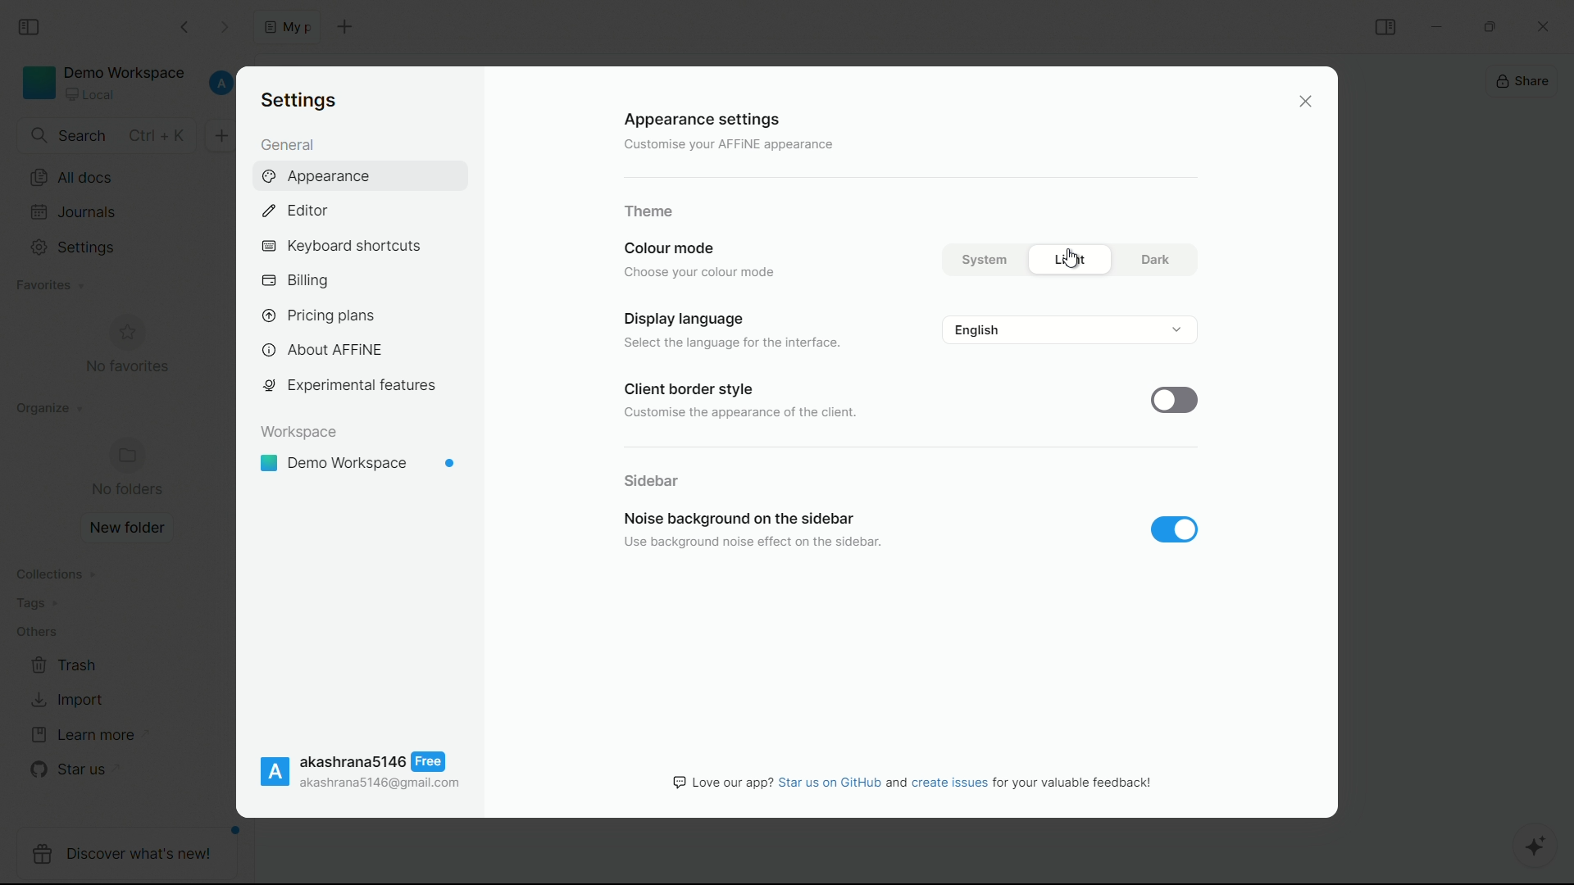  Describe the element at coordinates (748, 542) in the screenshot. I see `Use background noise effect on the sidebar.` at that location.